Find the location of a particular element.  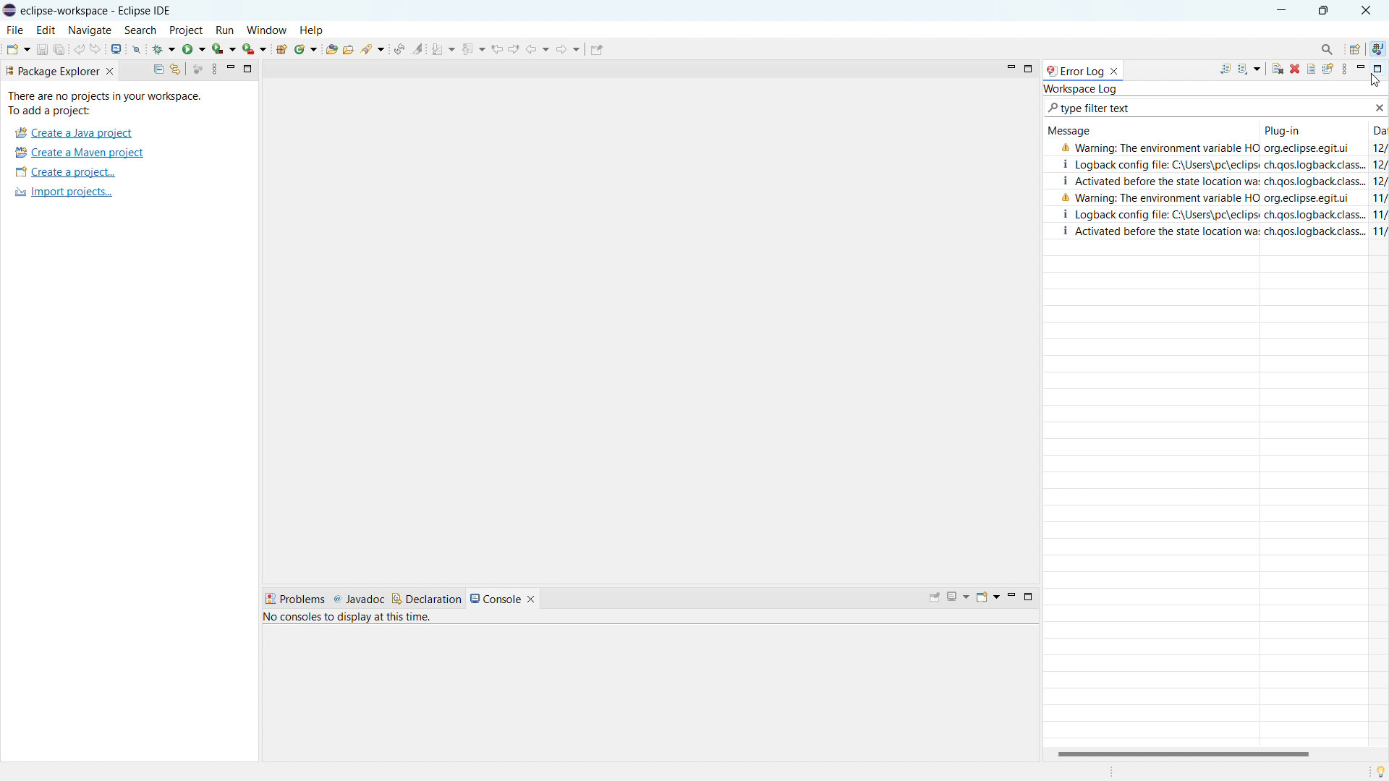

run last tool is located at coordinates (254, 50).